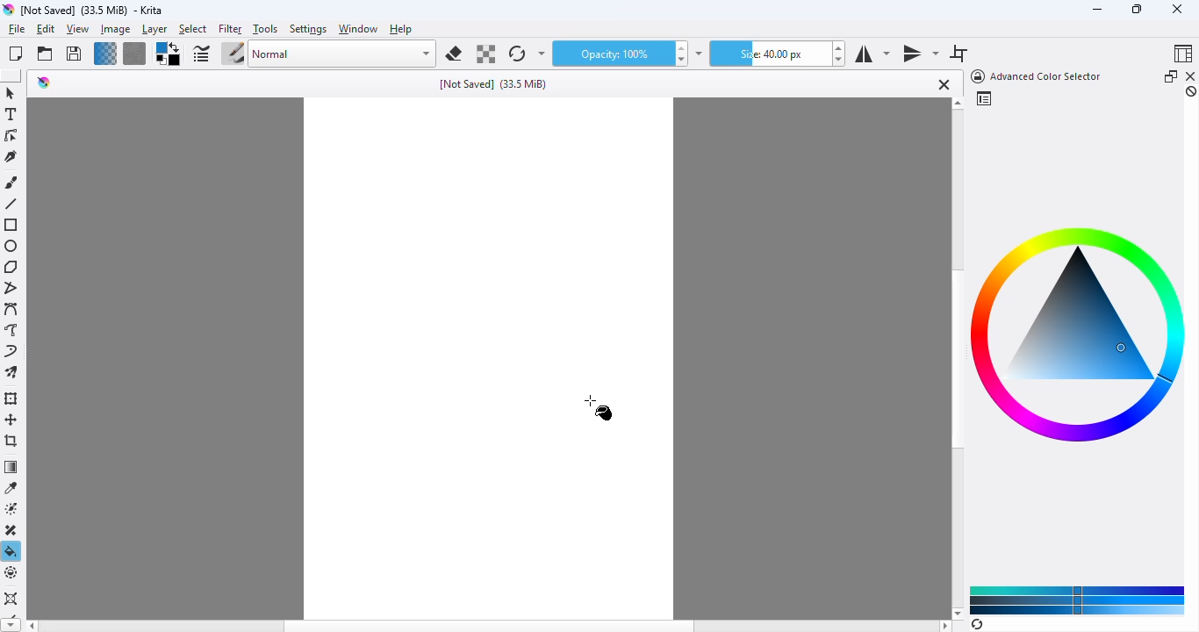 The image size is (1199, 632). What do you see at coordinates (17, 29) in the screenshot?
I see `file` at bounding box center [17, 29].